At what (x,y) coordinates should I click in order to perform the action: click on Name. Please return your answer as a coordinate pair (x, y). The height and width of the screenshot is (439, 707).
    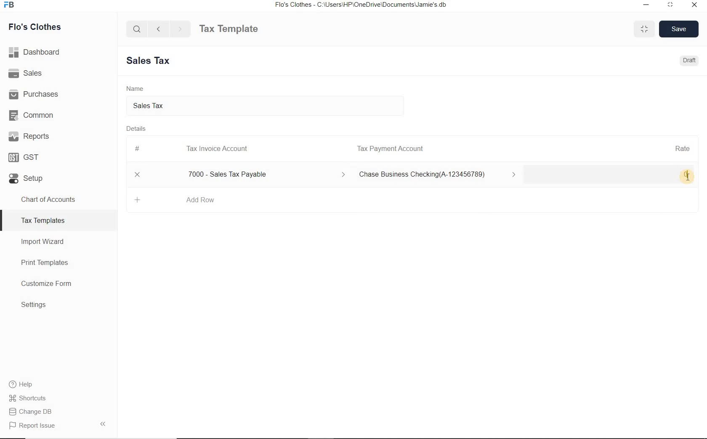
    Looking at the image, I should click on (135, 88).